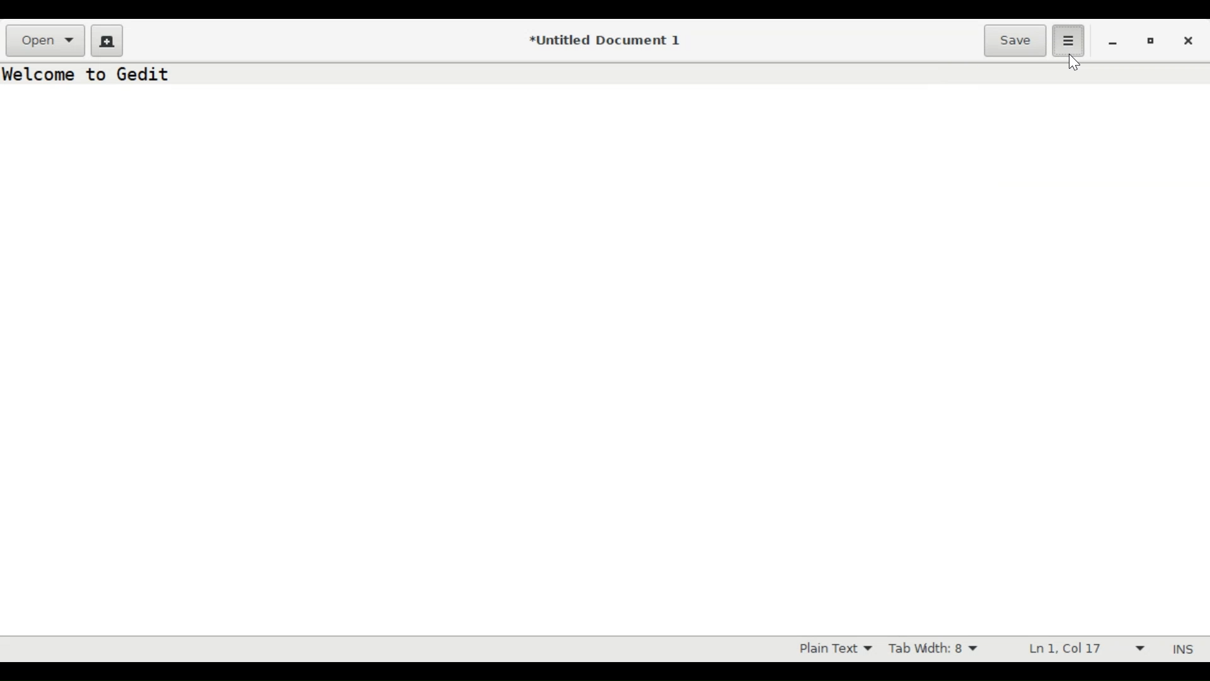 This screenshot has height=681, width=1210. Describe the element at coordinates (834, 649) in the screenshot. I see `Highlight mode option` at that location.